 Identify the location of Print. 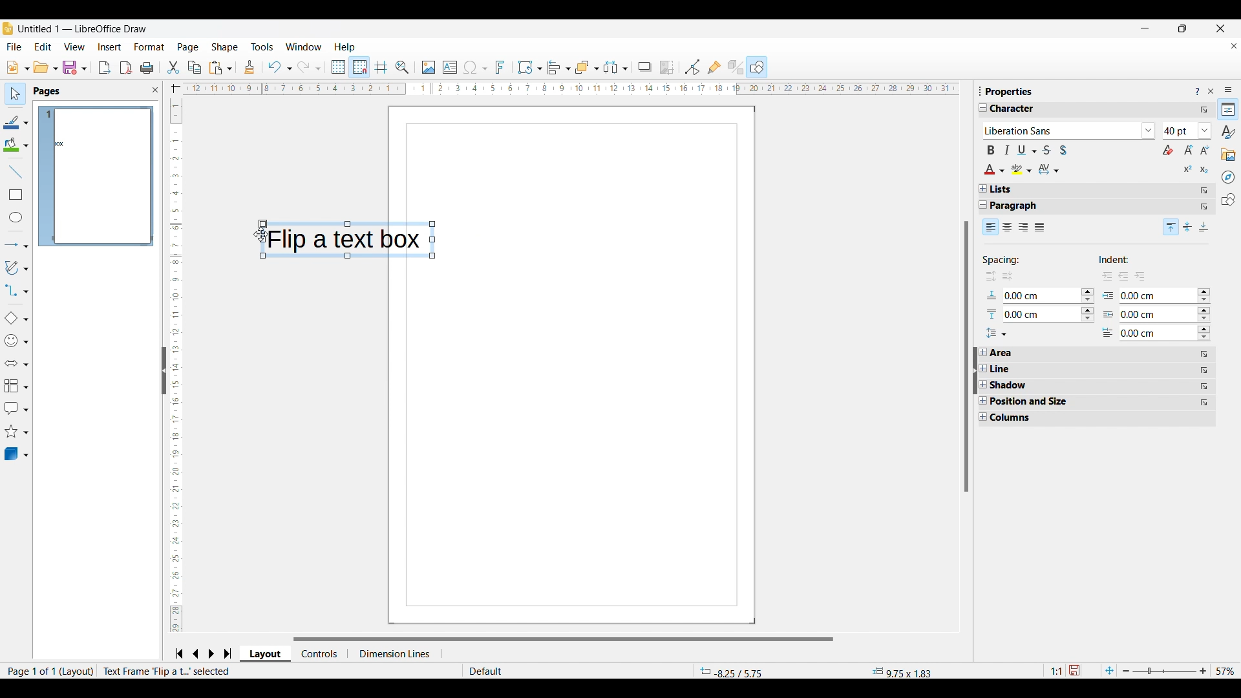
(147, 69).